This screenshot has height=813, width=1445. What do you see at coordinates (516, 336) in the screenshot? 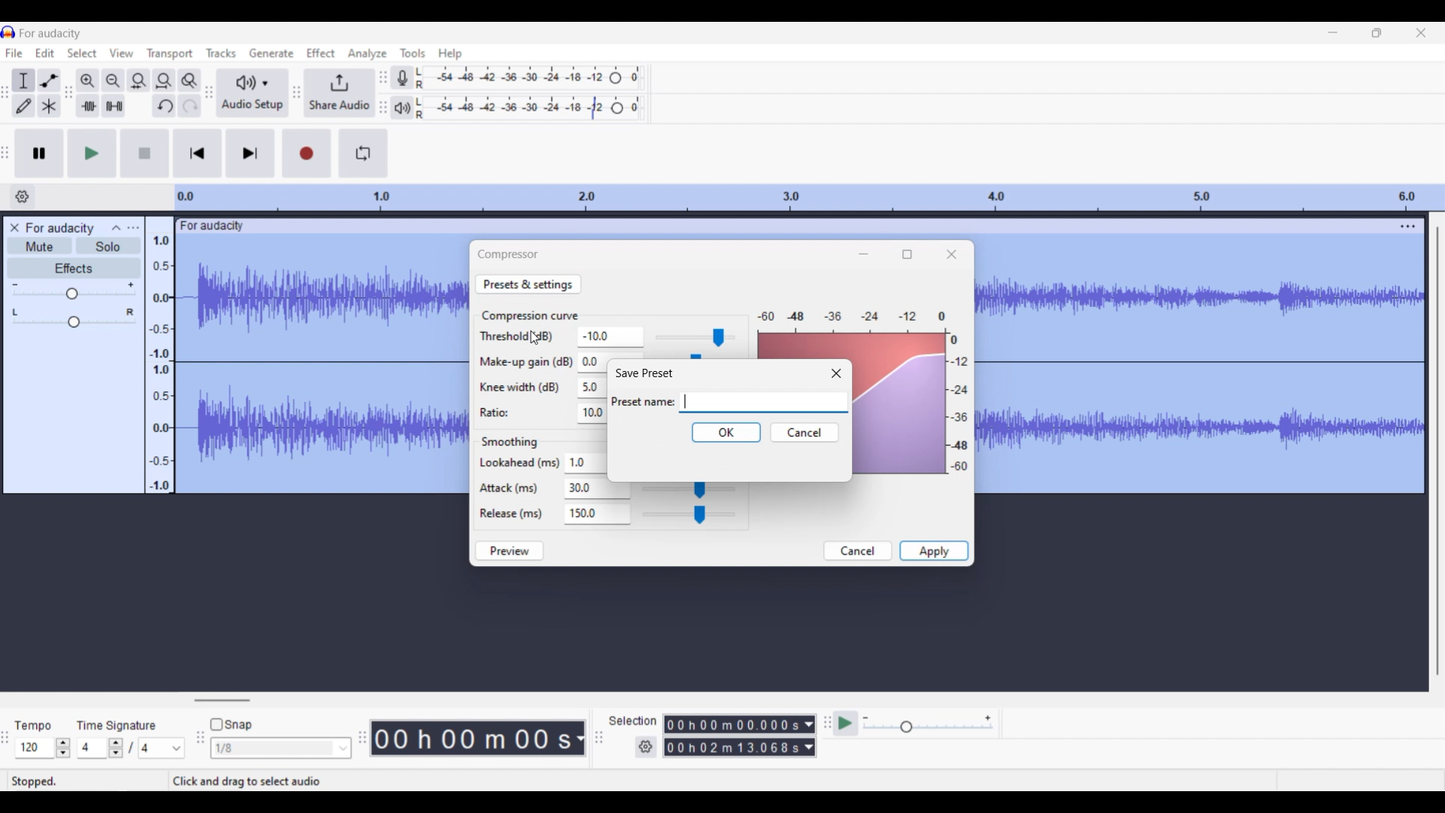
I see `Threshold` at bounding box center [516, 336].